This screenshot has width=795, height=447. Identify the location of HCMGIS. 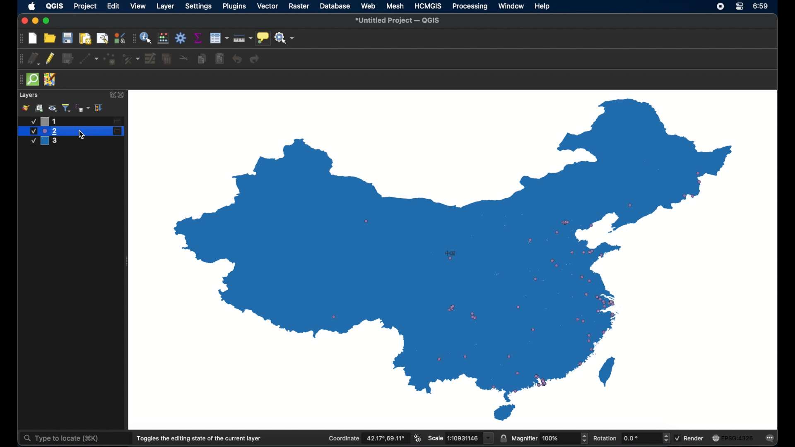
(428, 6).